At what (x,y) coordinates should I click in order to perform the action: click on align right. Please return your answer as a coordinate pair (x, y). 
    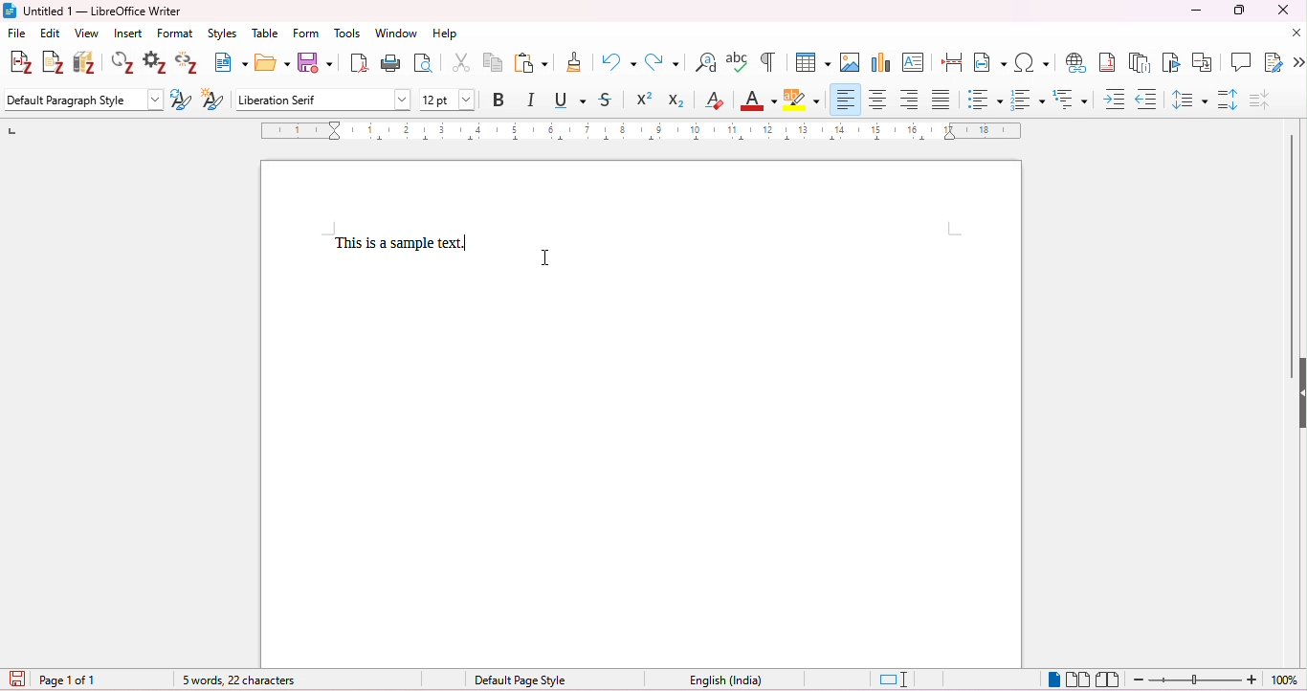
    Looking at the image, I should click on (908, 100).